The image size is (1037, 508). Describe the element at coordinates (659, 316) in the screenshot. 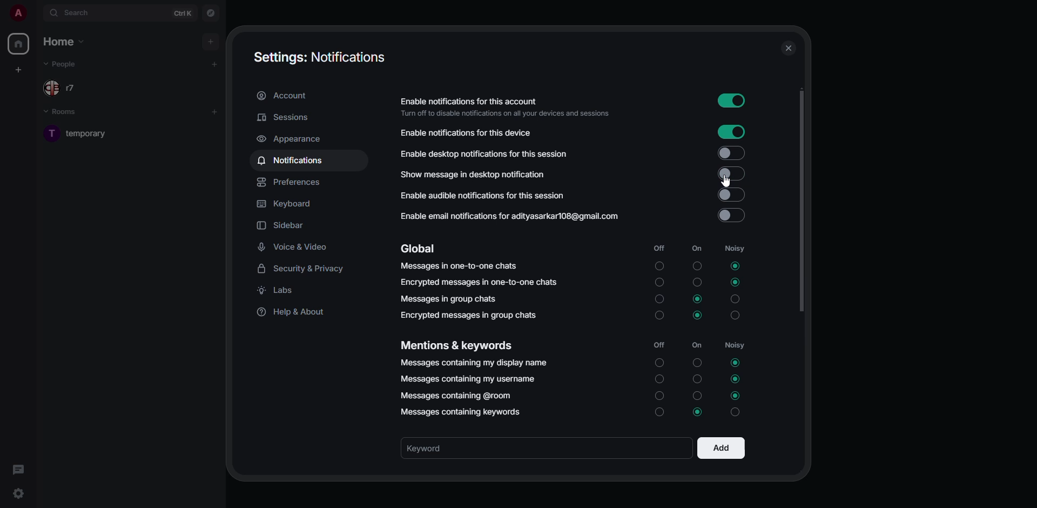

I see `Off Unselected` at that location.